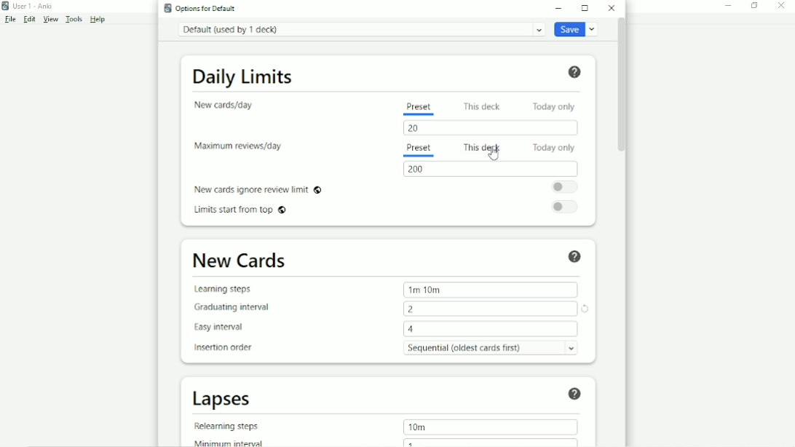 The width and height of the screenshot is (795, 447). Describe the element at coordinates (567, 186) in the screenshot. I see `Toggle on/off` at that location.